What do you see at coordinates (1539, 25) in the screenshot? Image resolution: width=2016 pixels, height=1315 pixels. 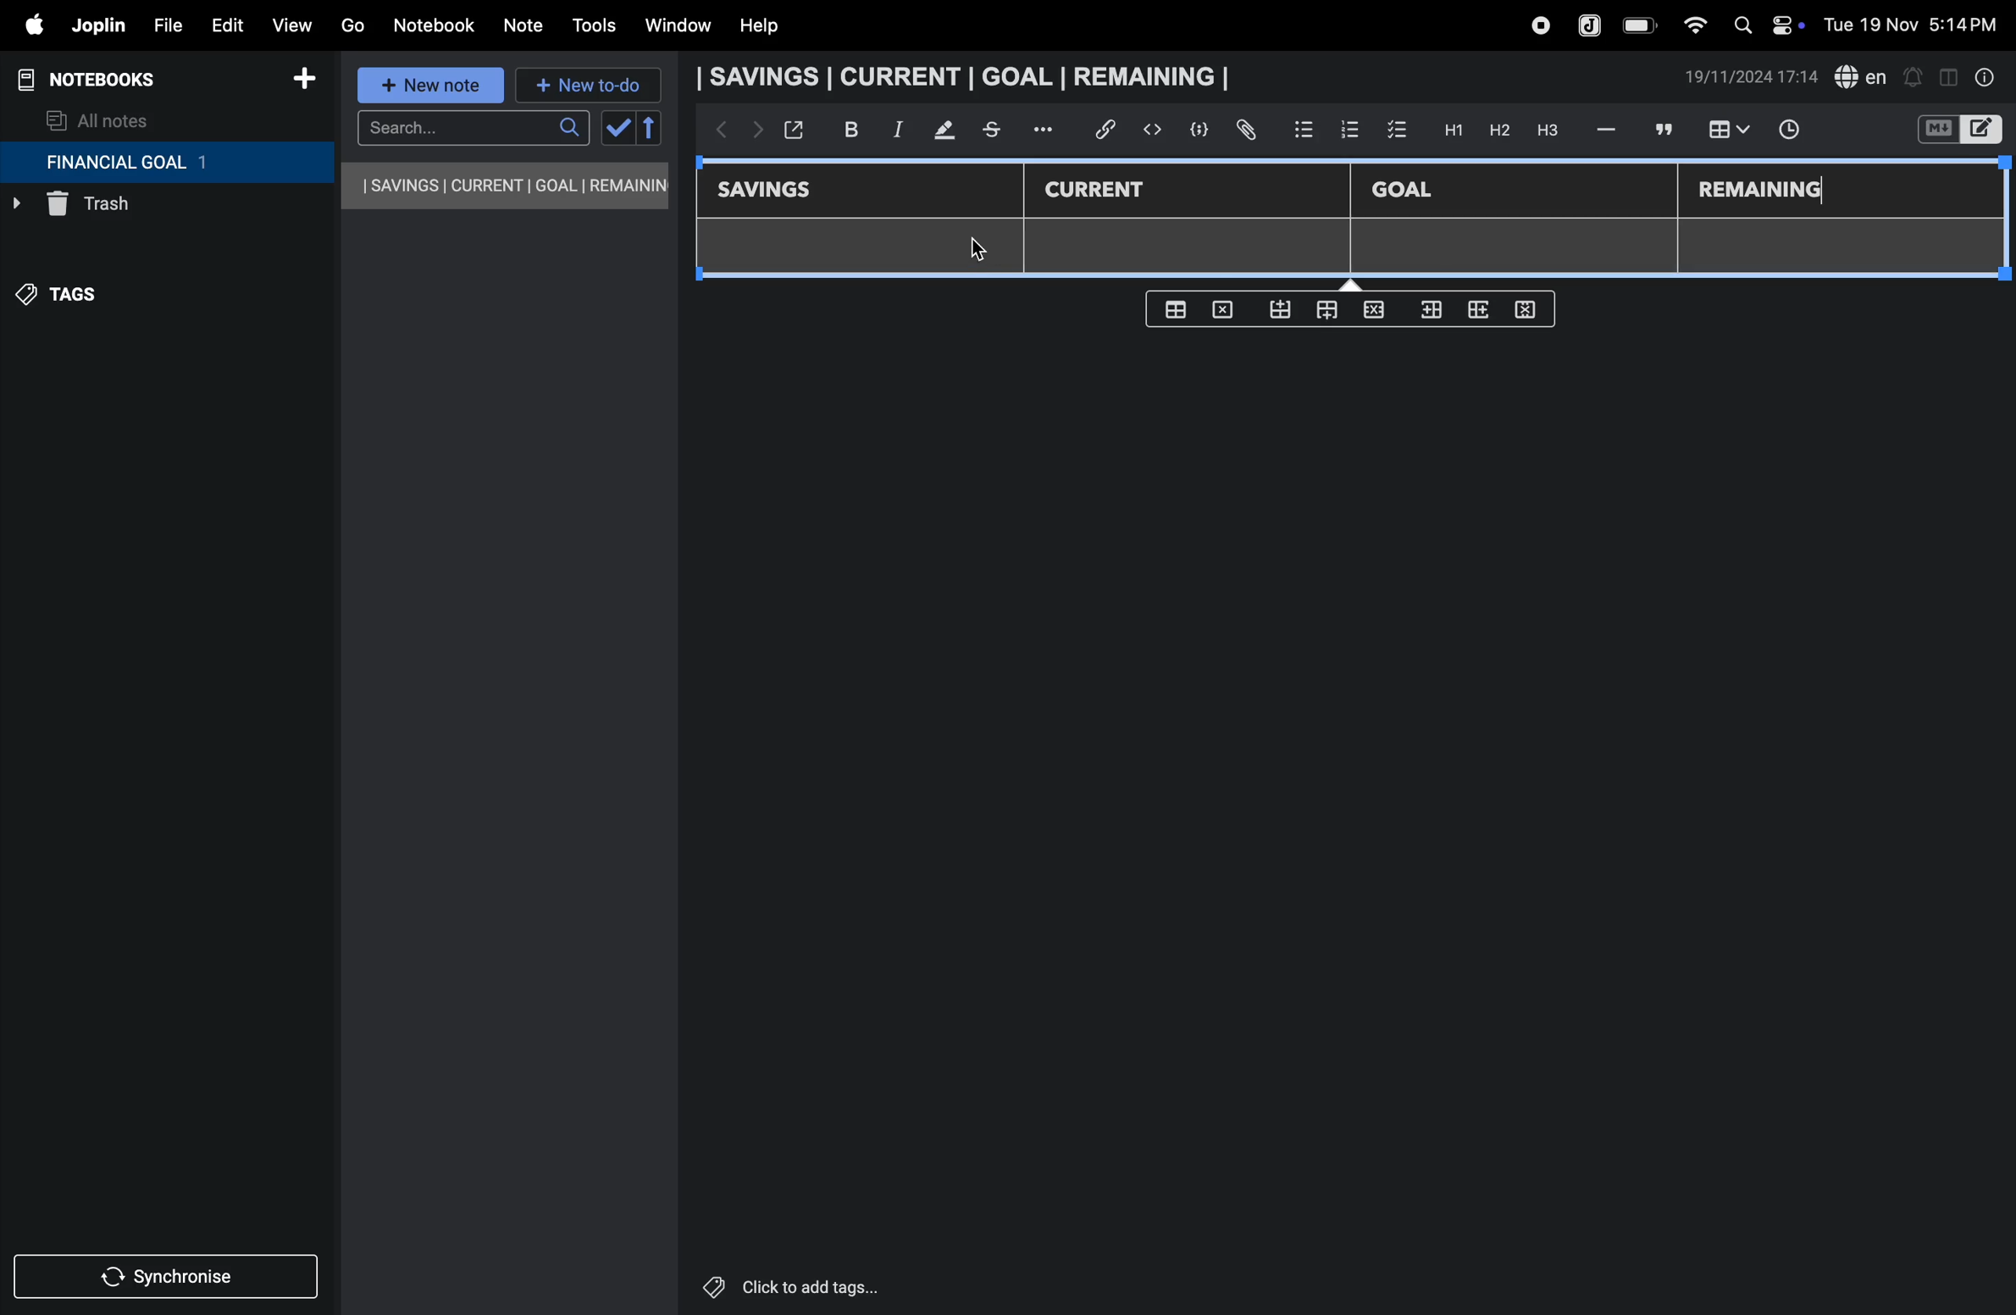 I see `record` at bounding box center [1539, 25].